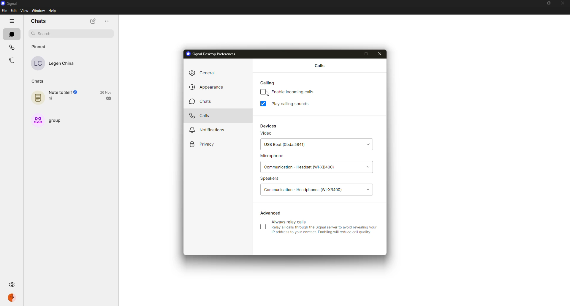 The image size is (570, 306). Describe the element at coordinates (296, 92) in the screenshot. I see `enable incoming calls` at that location.